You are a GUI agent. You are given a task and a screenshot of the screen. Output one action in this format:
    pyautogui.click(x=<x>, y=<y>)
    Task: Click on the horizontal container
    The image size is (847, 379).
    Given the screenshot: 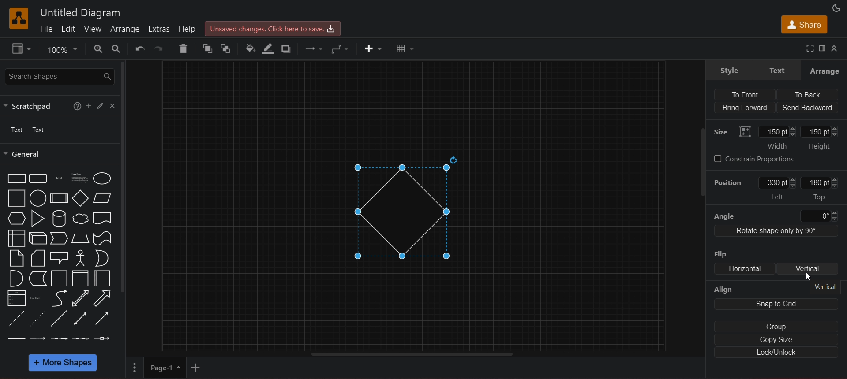 What is the action you would take?
    pyautogui.click(x=102, y=278)
    